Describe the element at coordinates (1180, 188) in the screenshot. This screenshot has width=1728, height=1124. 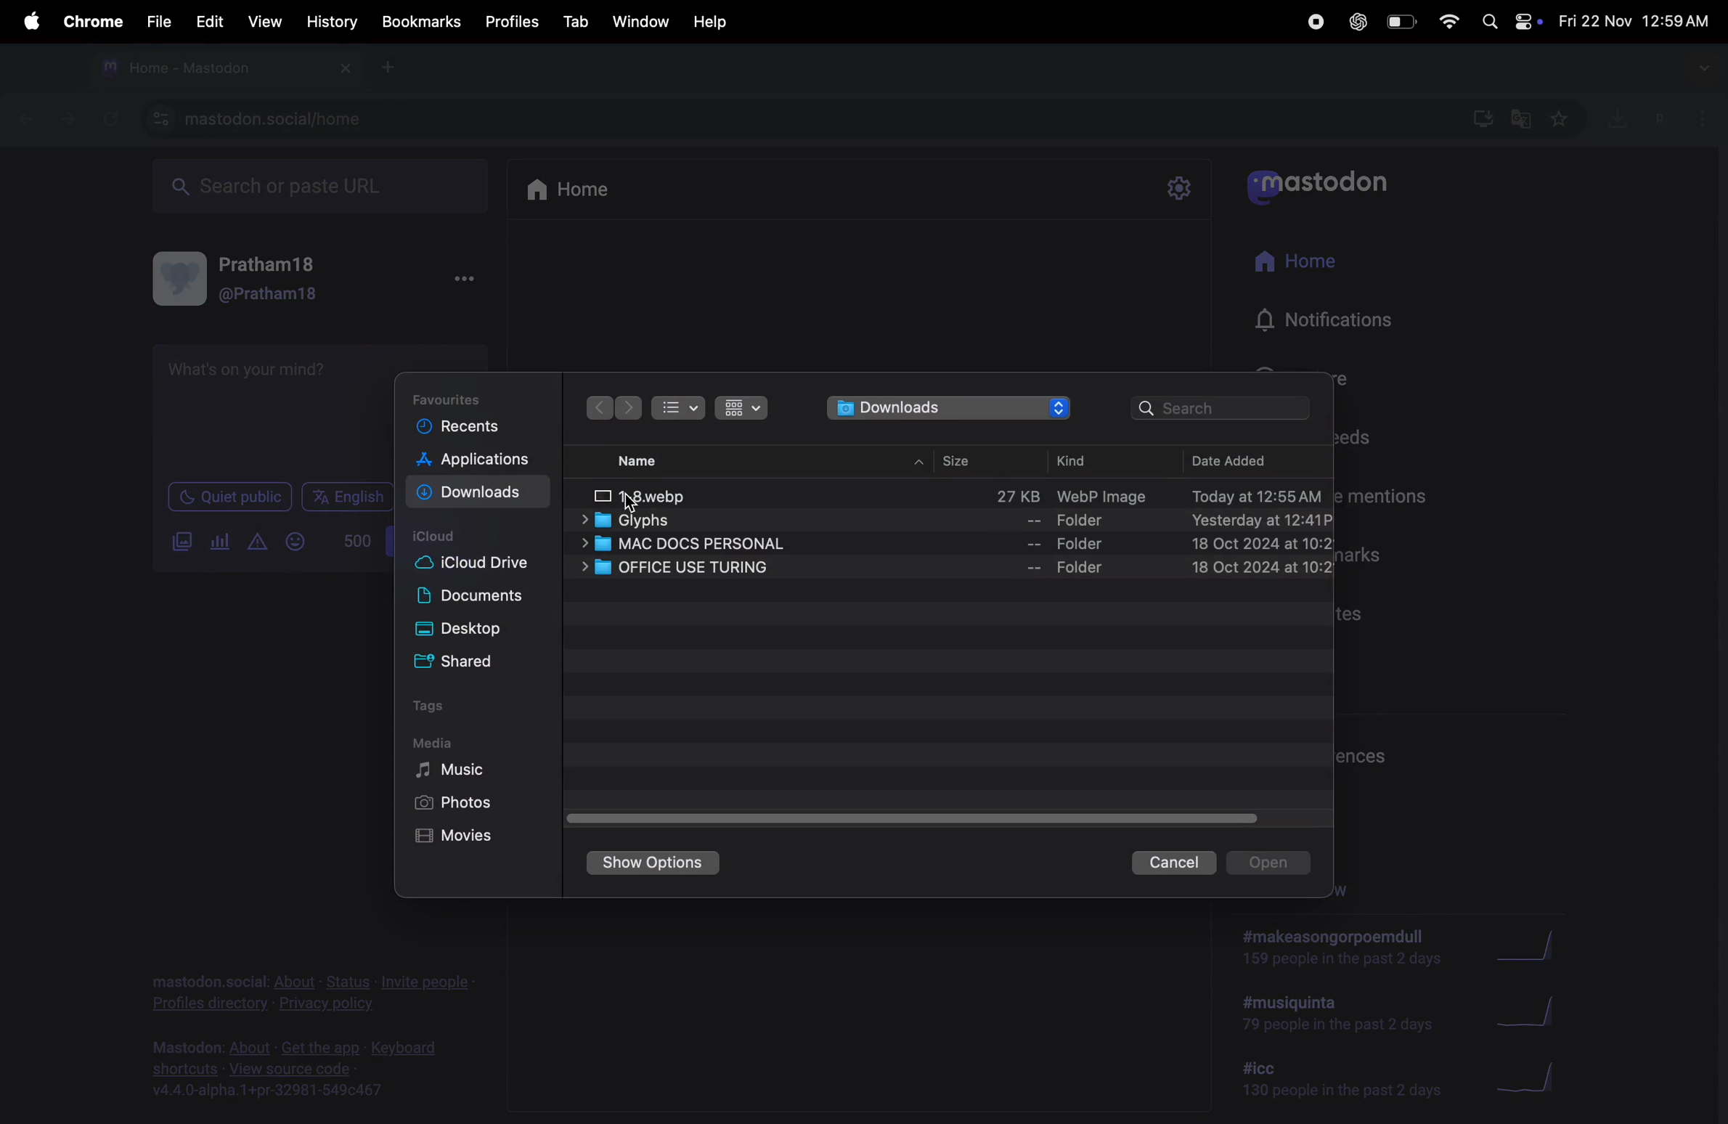
I see `settings` at that location.